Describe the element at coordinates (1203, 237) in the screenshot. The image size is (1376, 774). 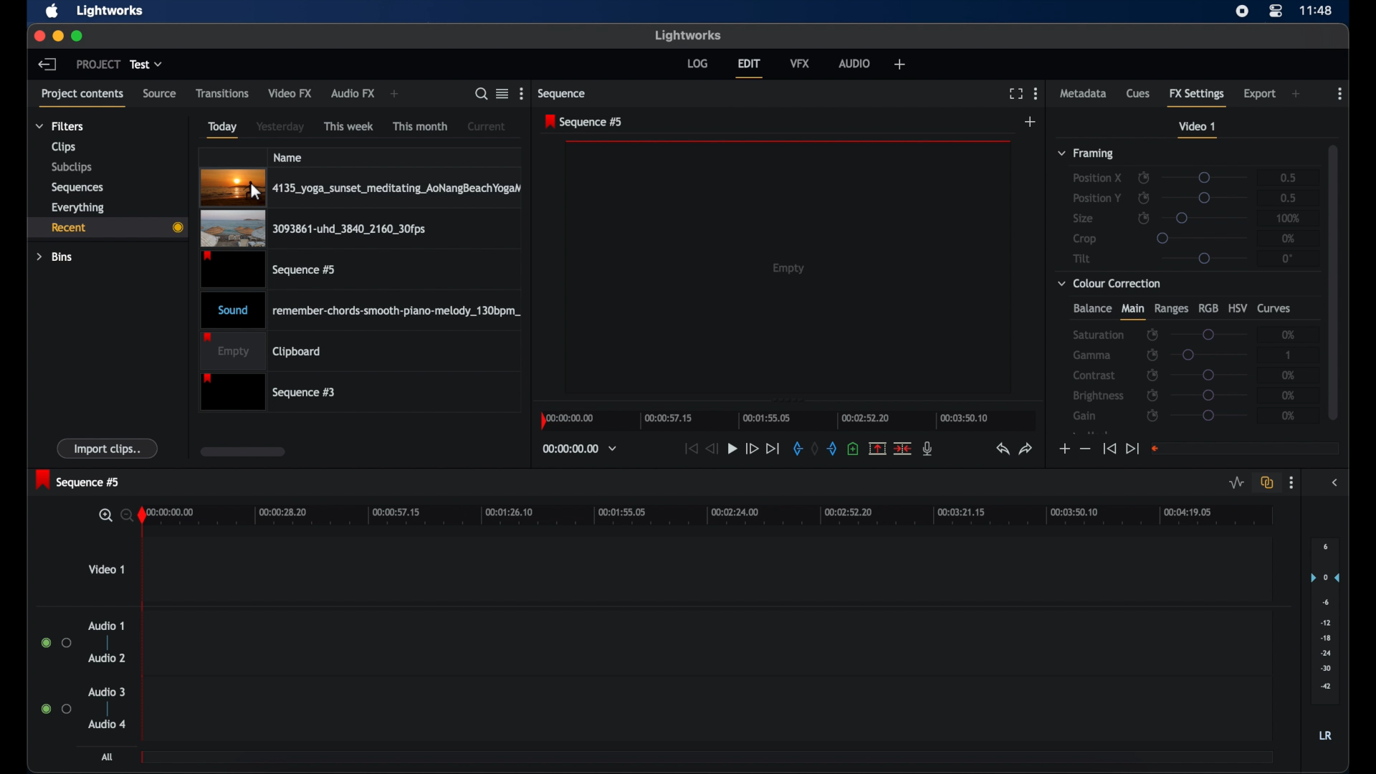
I see `slider` at that location.